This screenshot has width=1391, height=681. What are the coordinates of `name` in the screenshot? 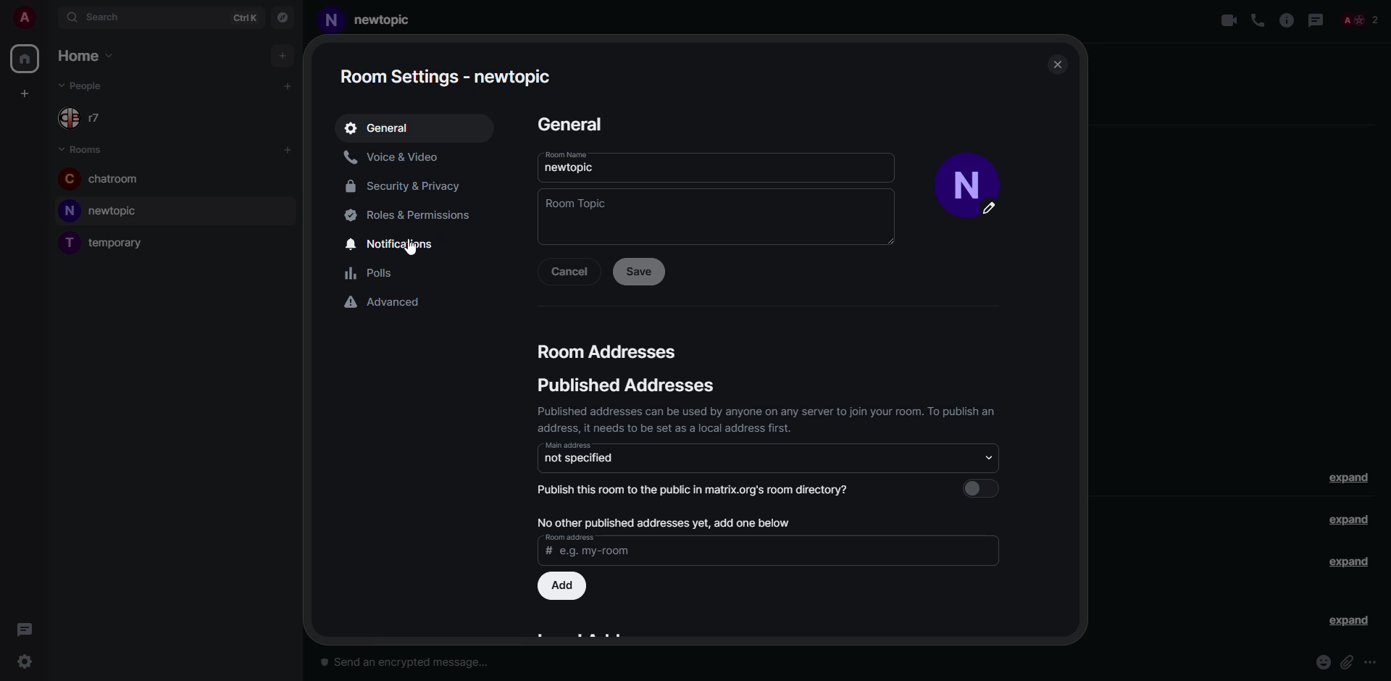 It's located at (578, 164).